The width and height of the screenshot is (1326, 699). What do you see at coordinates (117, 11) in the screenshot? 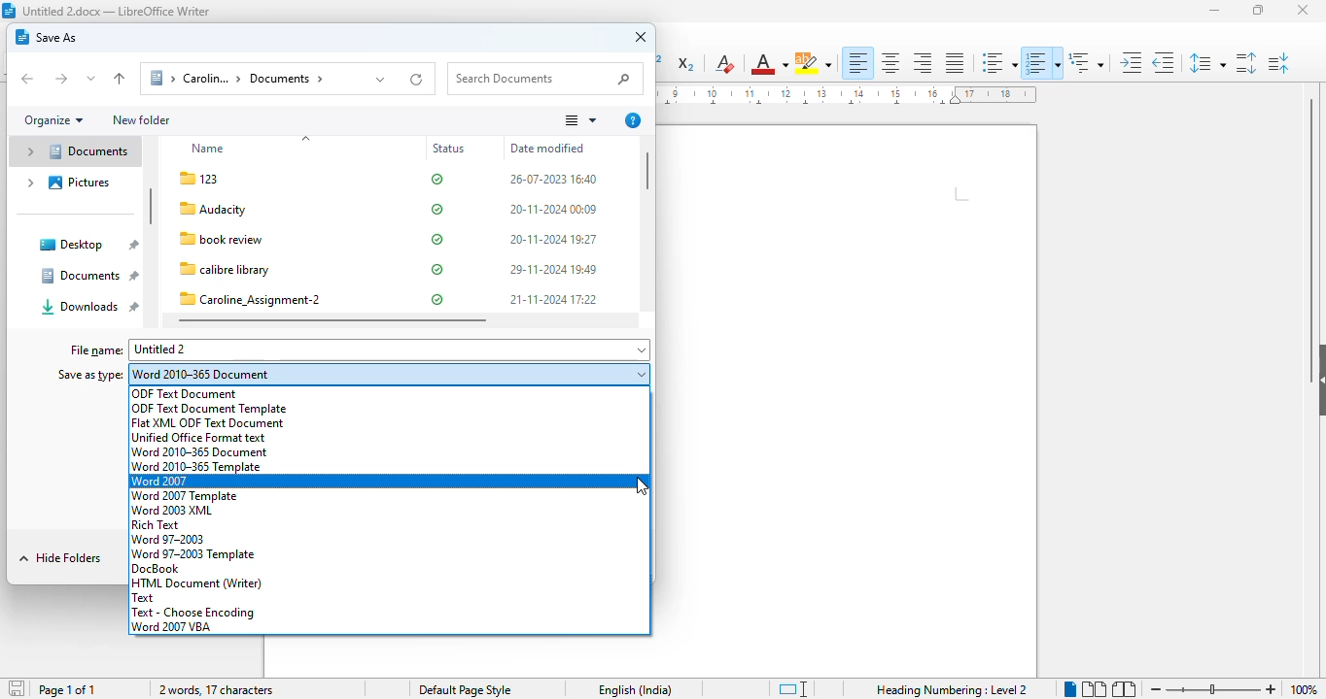
I see `title` at bounding box center [117, 11].